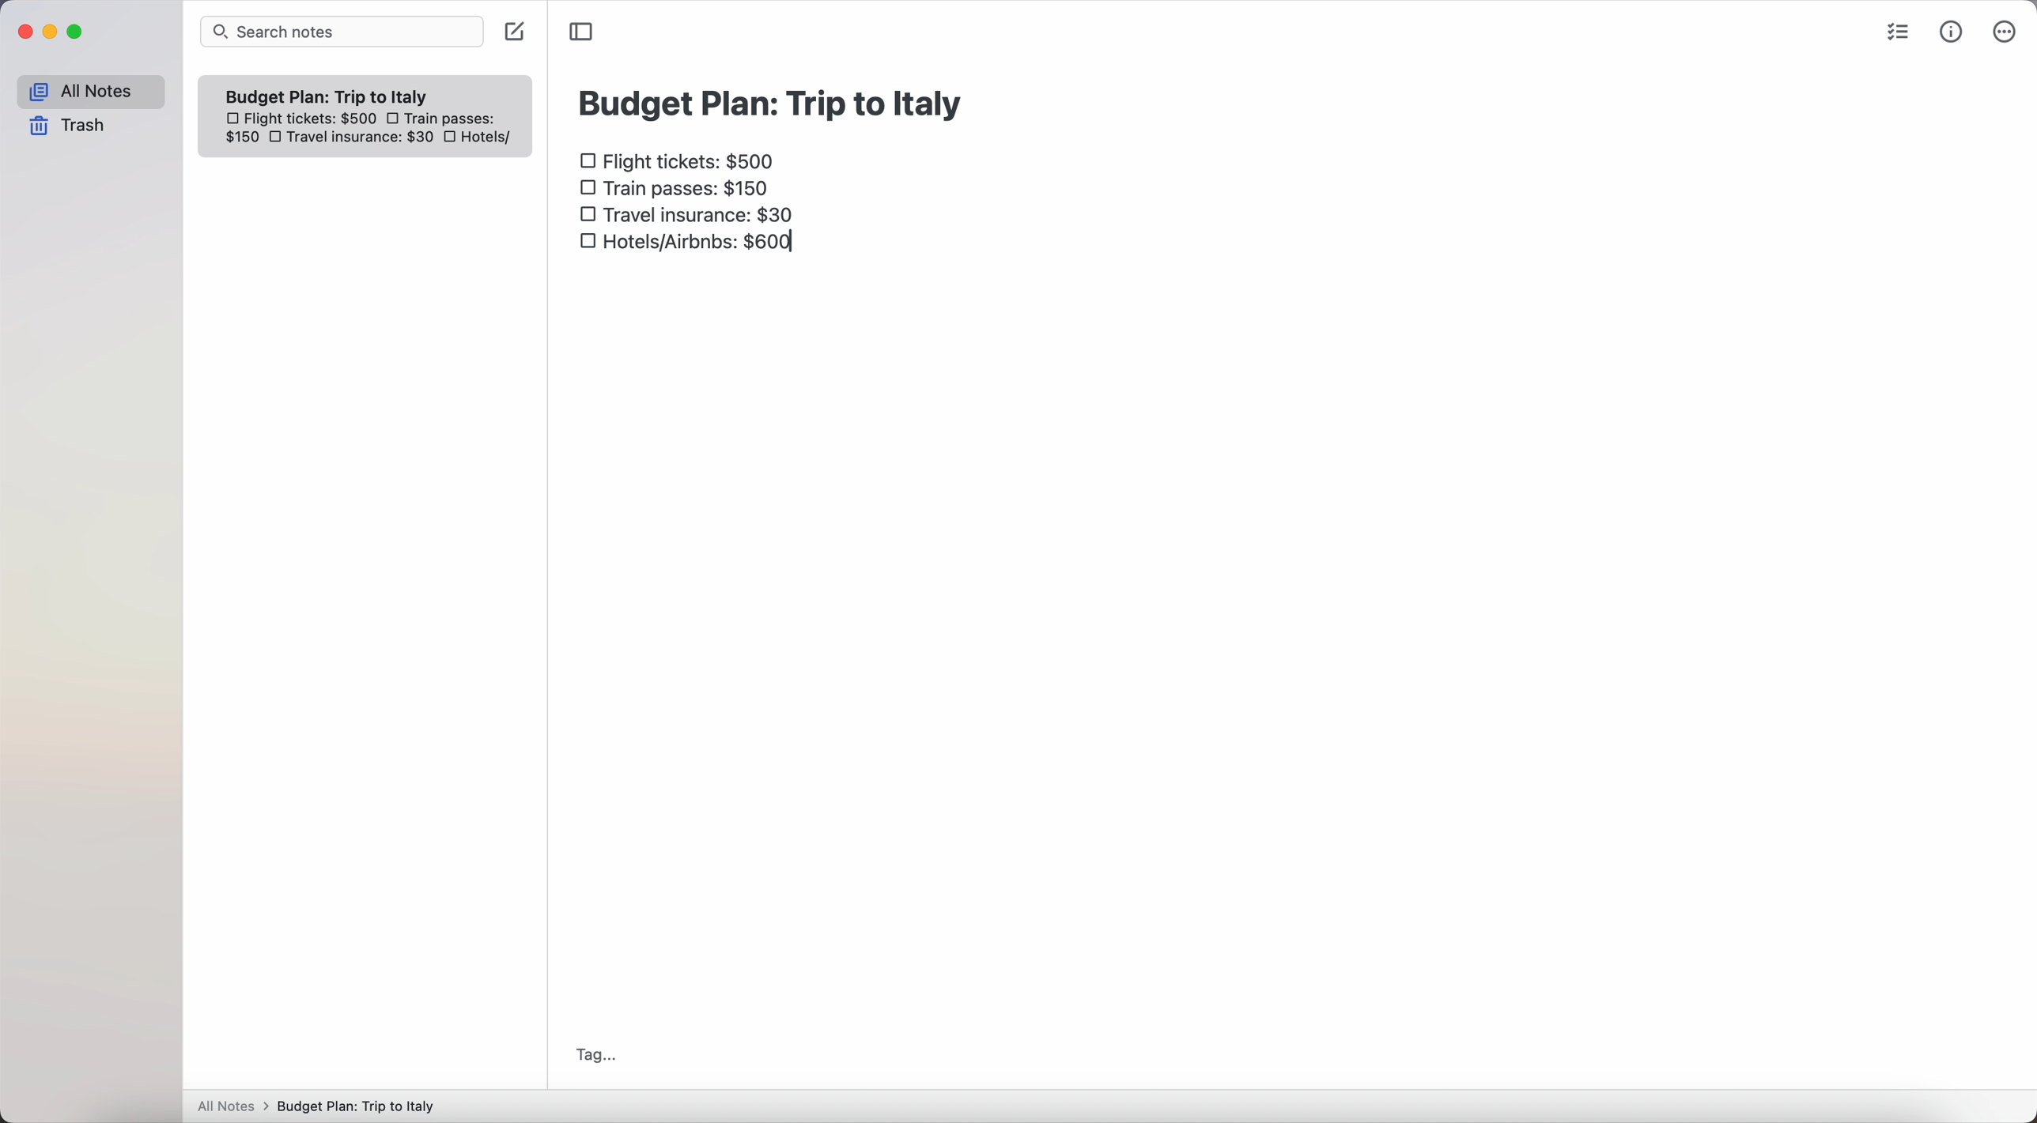 The height and width of the screenshot is (1123, 2037). I want to click on flight tickets: $500, so click(300, 121).